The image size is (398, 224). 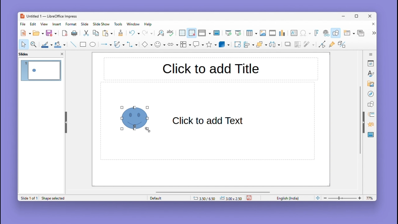 I want to click on cut, so click(x=86, y=33).